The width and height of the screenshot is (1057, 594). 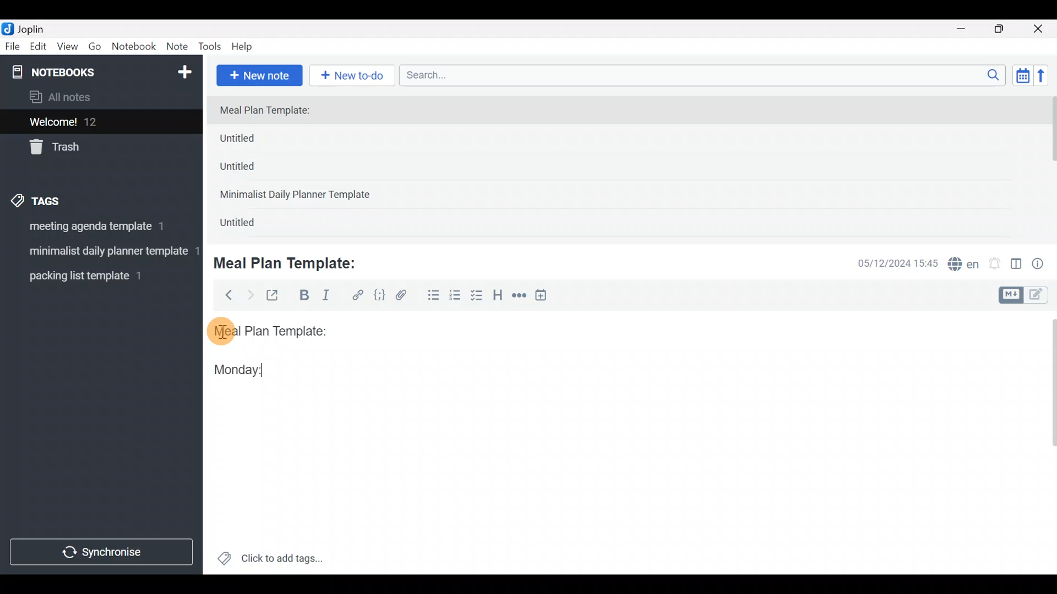 I want to click on New, so click(x=184, y=70).